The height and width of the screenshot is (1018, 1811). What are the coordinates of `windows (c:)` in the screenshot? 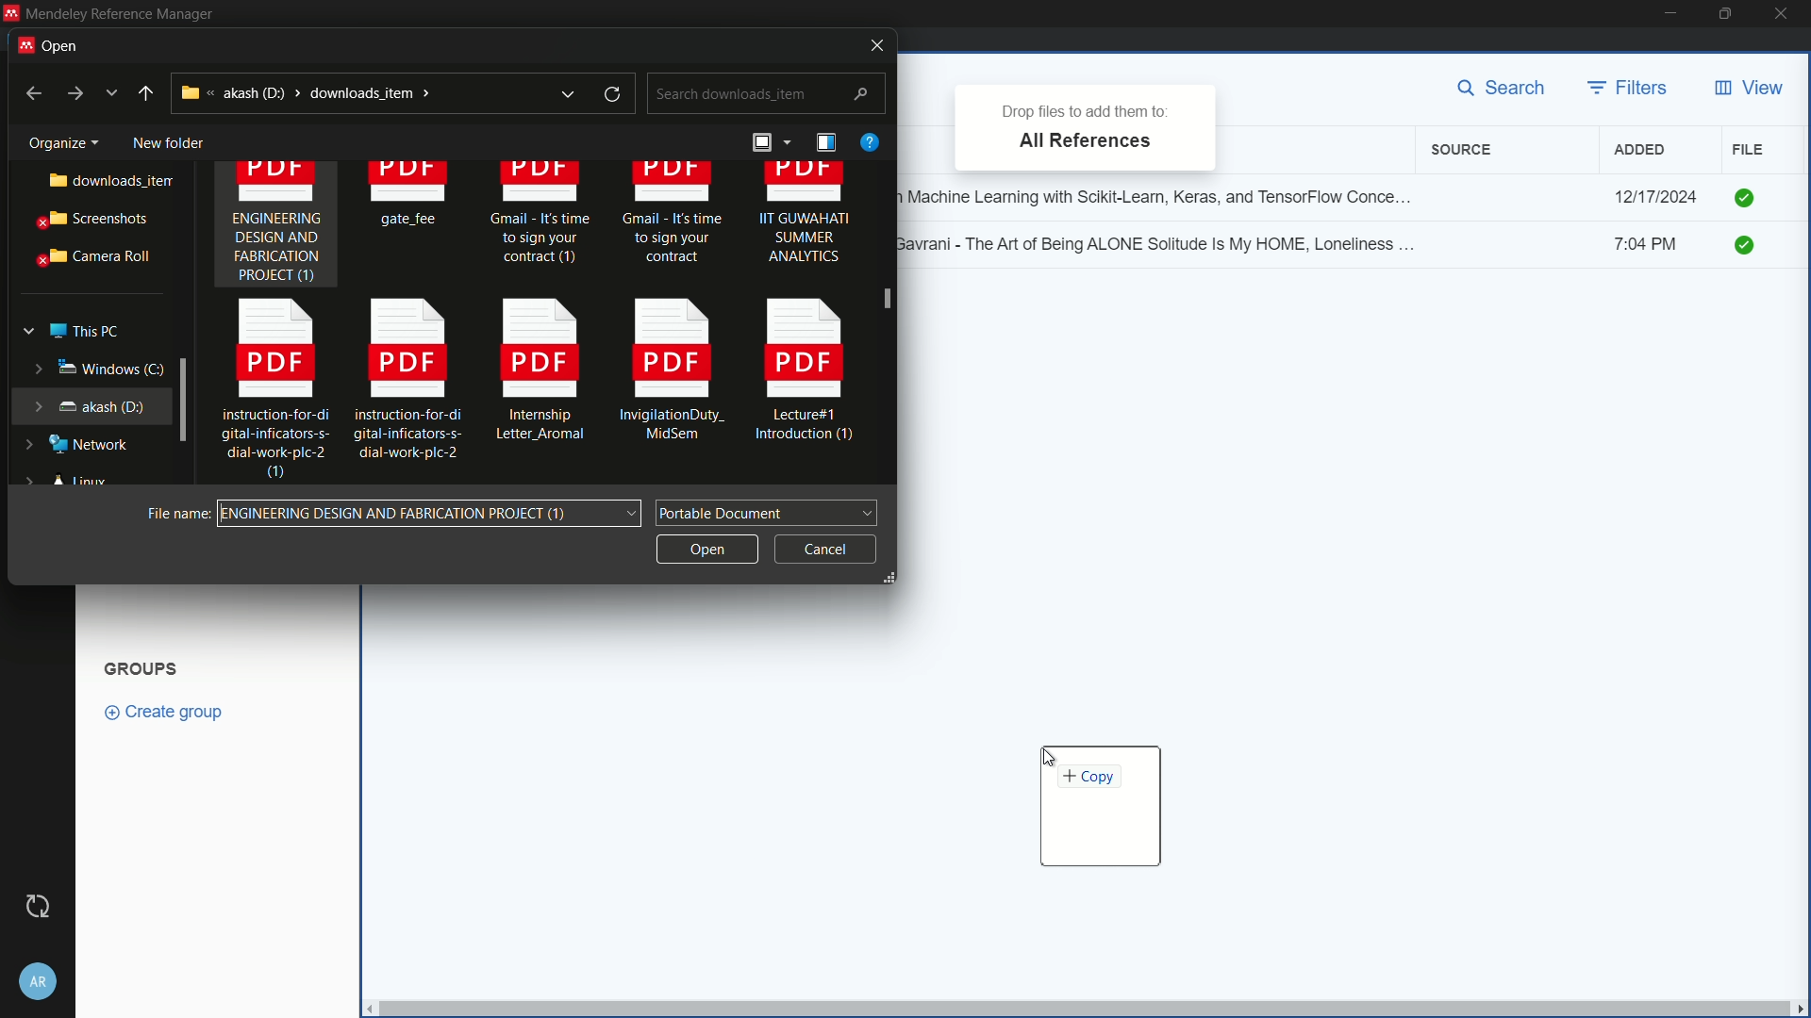 It's located at (85, 368).